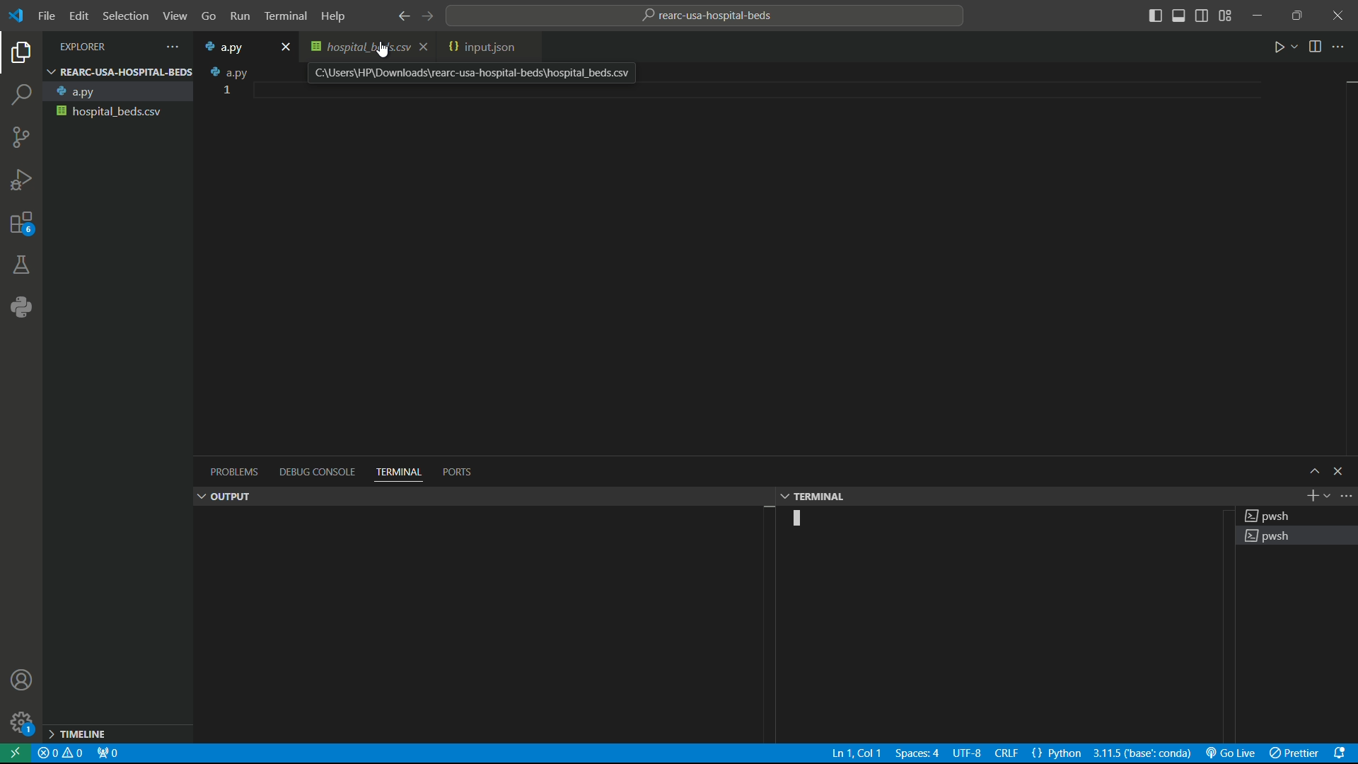 Image resolution: width=1358 pixels, height=764 pixels. What do you see at coordinates (1234, 753) in the screenshot?
I see `go live extension` at bounding box center [1234, 753].